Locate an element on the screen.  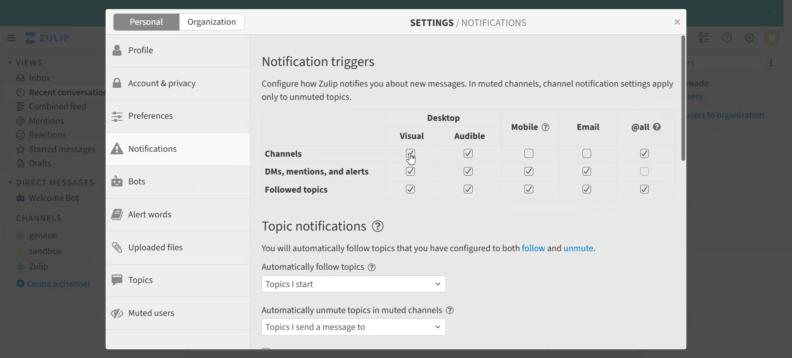
Channels is located at coordinates (40, 218).